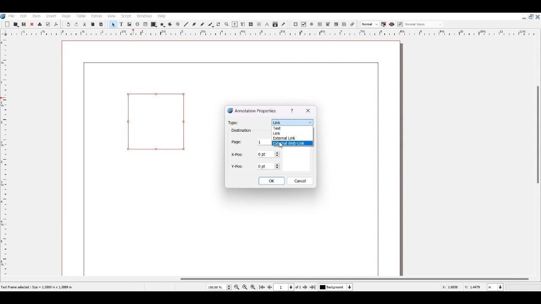  I want to click on Annotation Properties, so click(253, 110).